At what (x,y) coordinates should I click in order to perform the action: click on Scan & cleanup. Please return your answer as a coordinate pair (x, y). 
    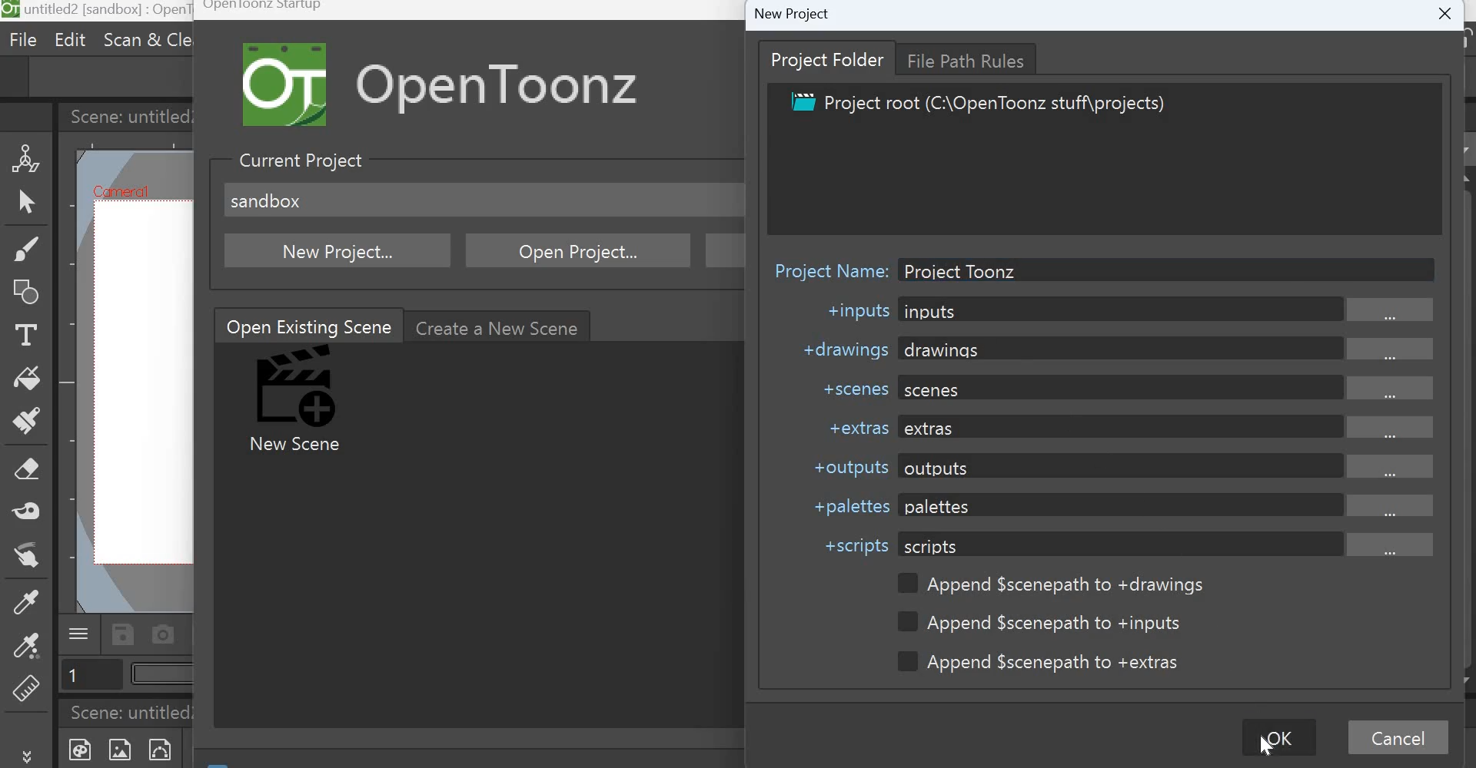
    Looking at the image, I should click on (145, 38).